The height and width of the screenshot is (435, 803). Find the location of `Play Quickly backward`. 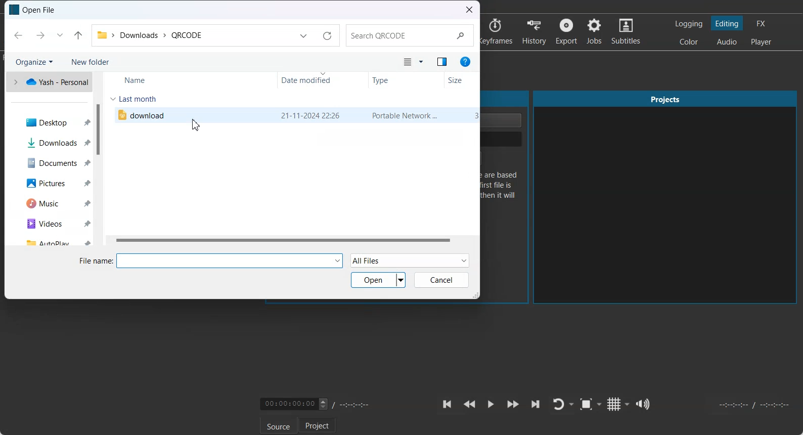

Play Quickly backward is located at coordinates (470, 404).